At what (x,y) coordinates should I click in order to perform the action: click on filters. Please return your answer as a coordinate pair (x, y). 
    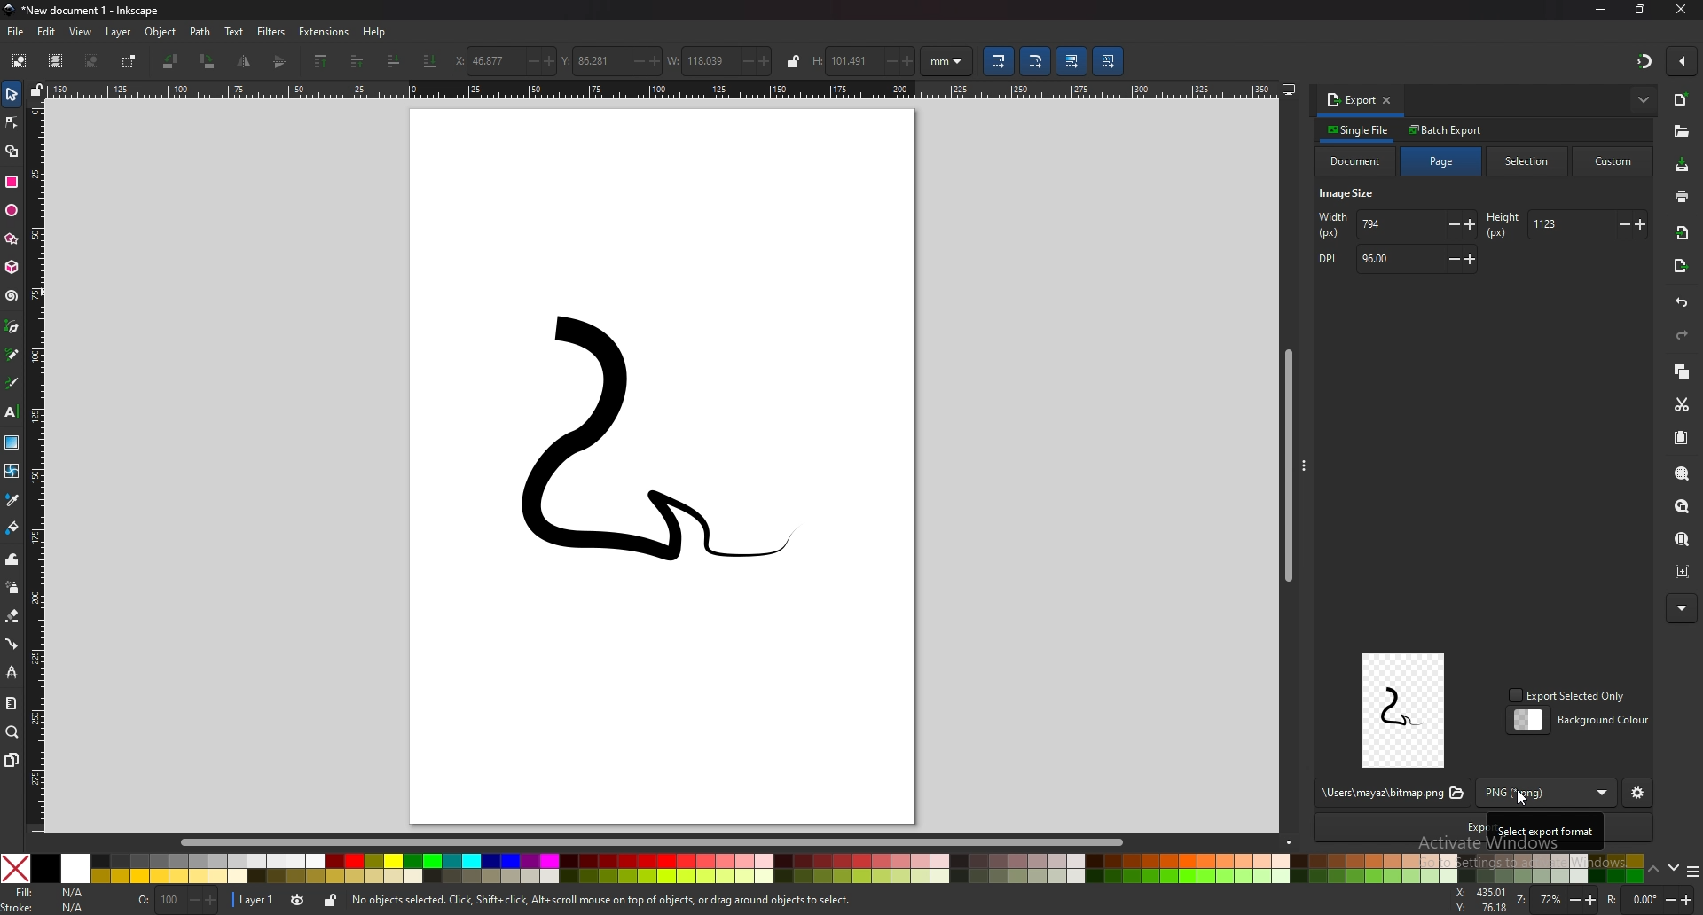
    Looking at the image, I should click on (272, 32).